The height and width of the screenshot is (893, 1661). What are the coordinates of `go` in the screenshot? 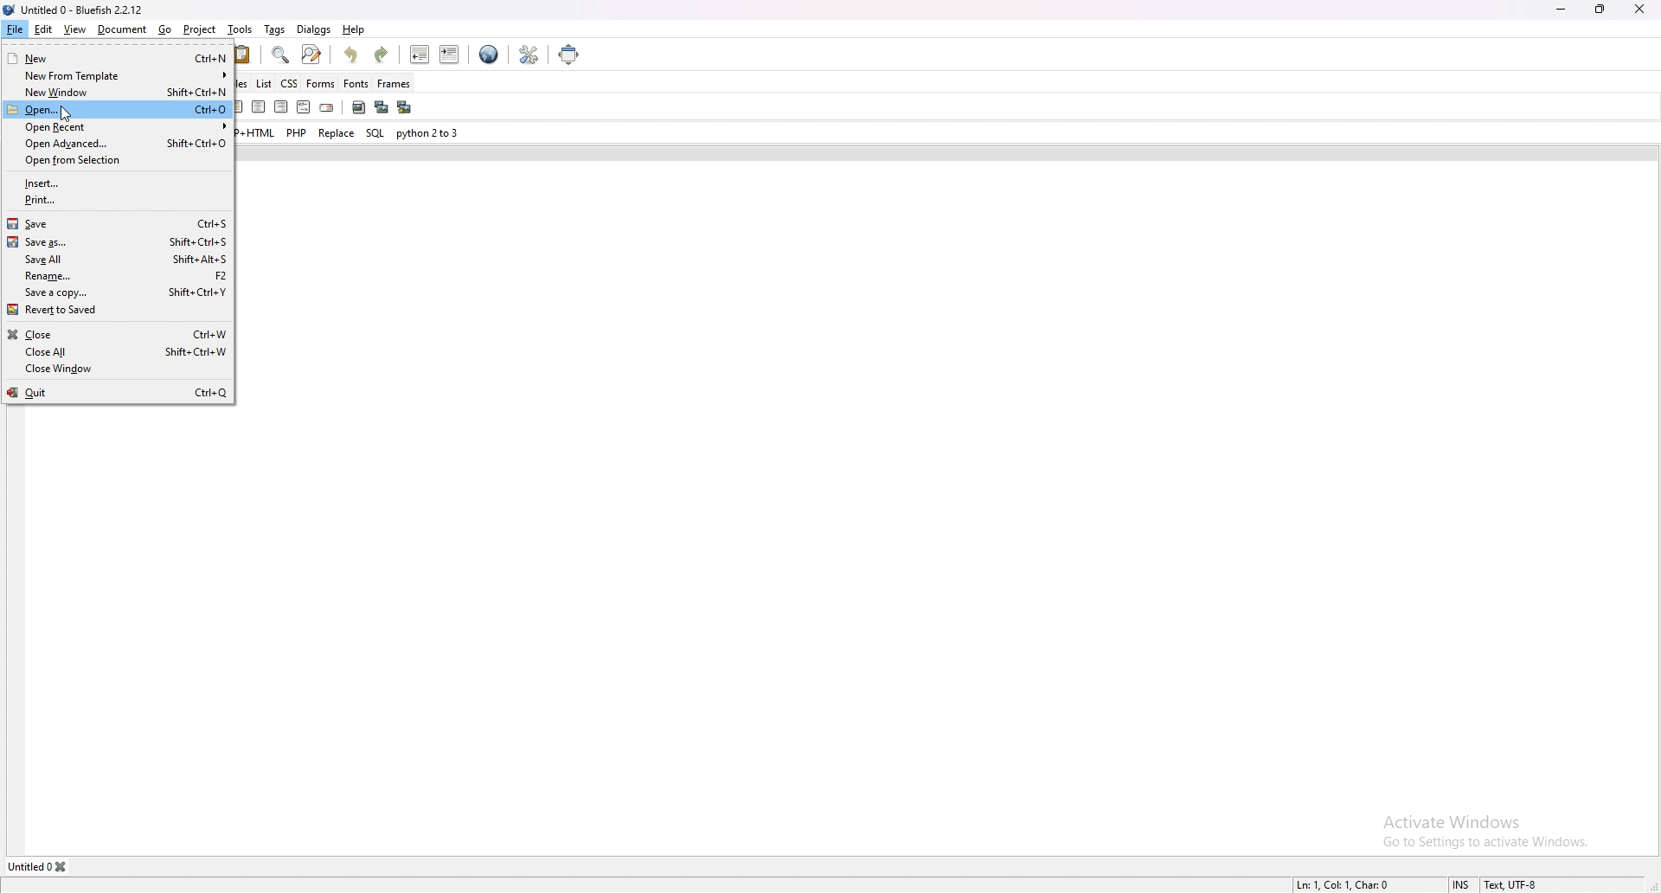 It's located at (167, 29).